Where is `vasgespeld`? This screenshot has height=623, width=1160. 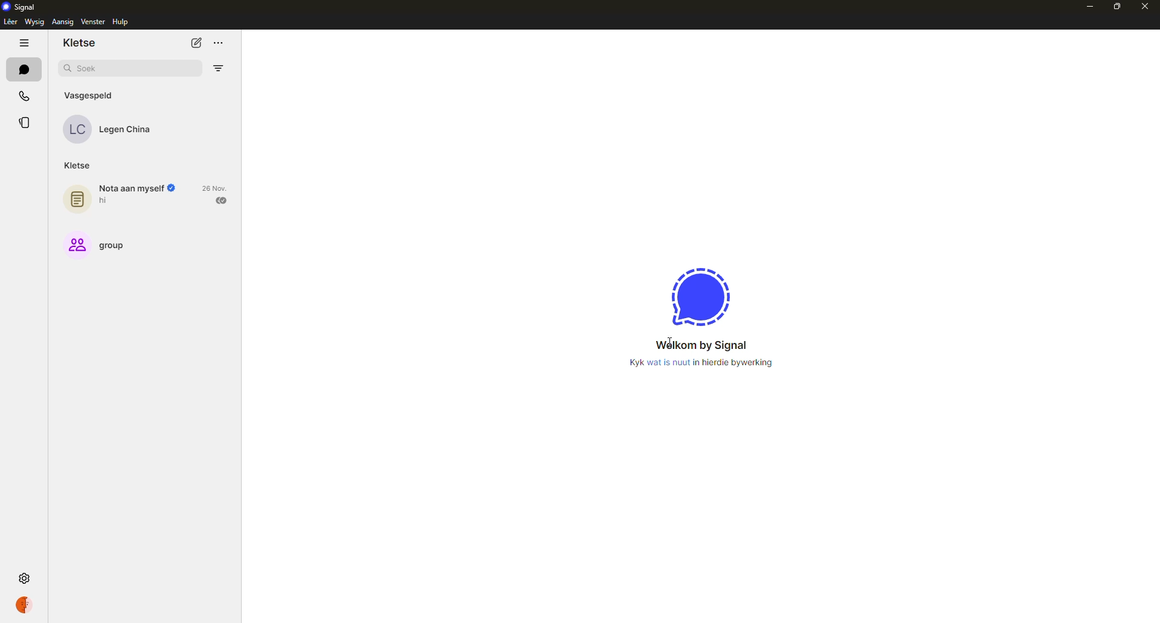
vasgespeld is located at coordinates (91, 94).